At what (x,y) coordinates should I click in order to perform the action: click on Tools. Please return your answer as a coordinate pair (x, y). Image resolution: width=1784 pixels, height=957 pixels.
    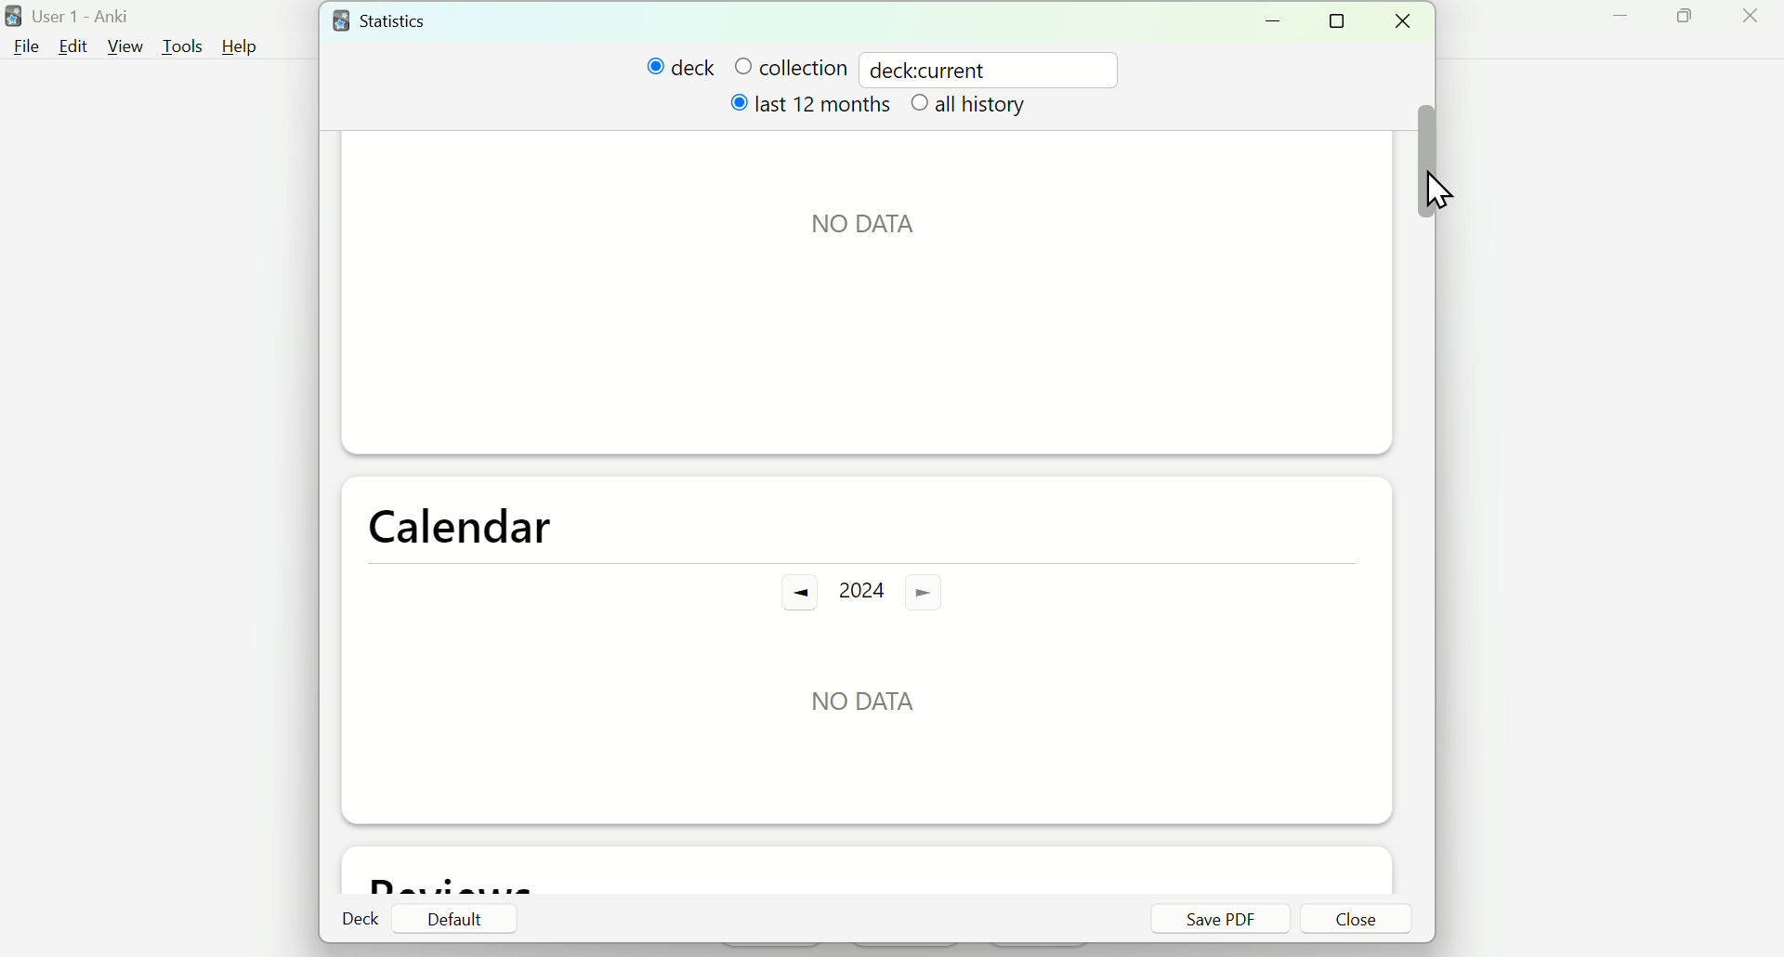
    Looking at the image, I should click on (178, 44).